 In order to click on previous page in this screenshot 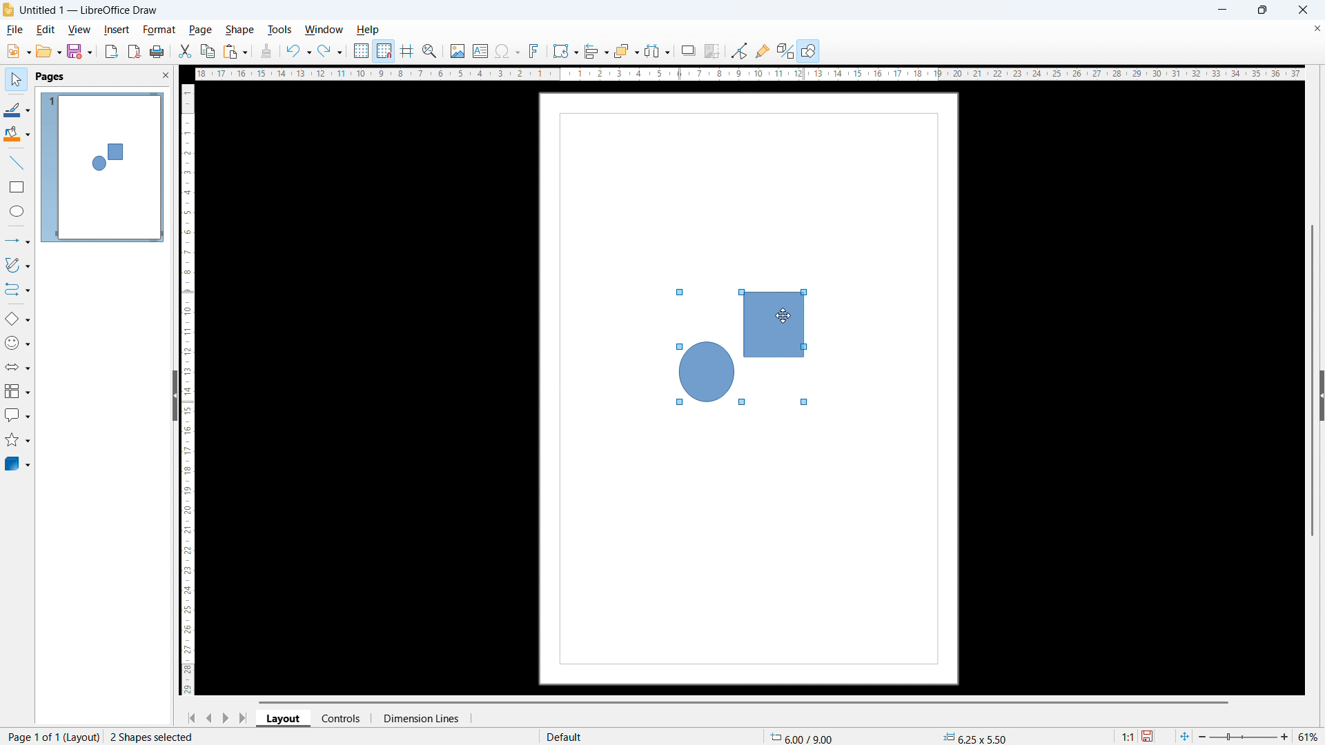, I will do `click(210, 718)`.